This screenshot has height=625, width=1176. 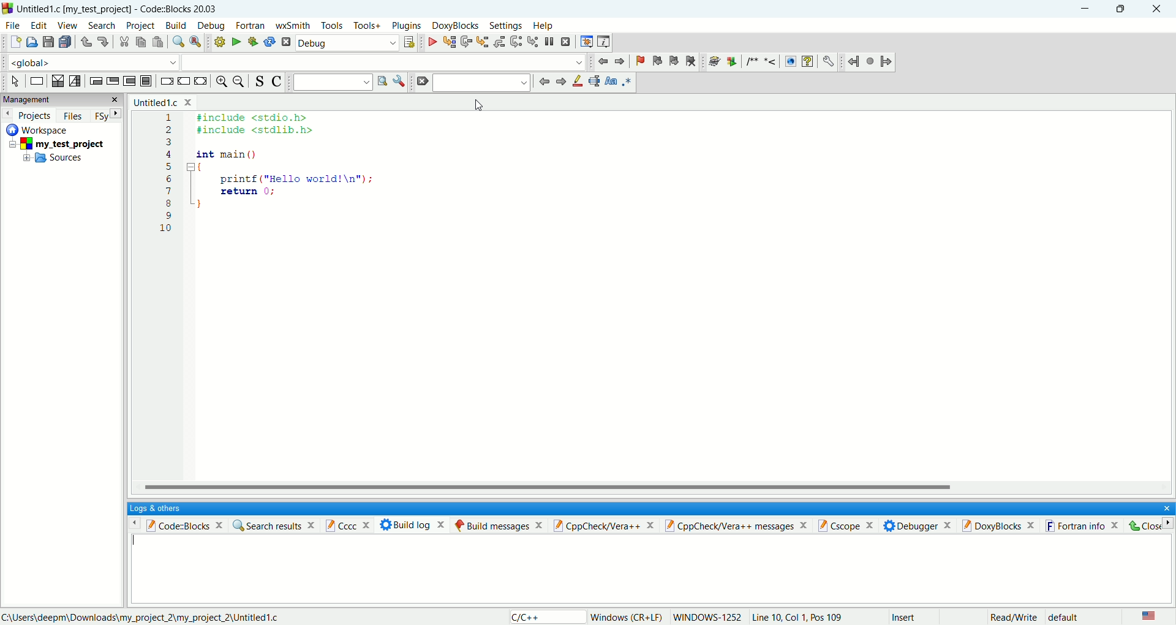 I want to click on jump forward, so click(x=620, y=61).